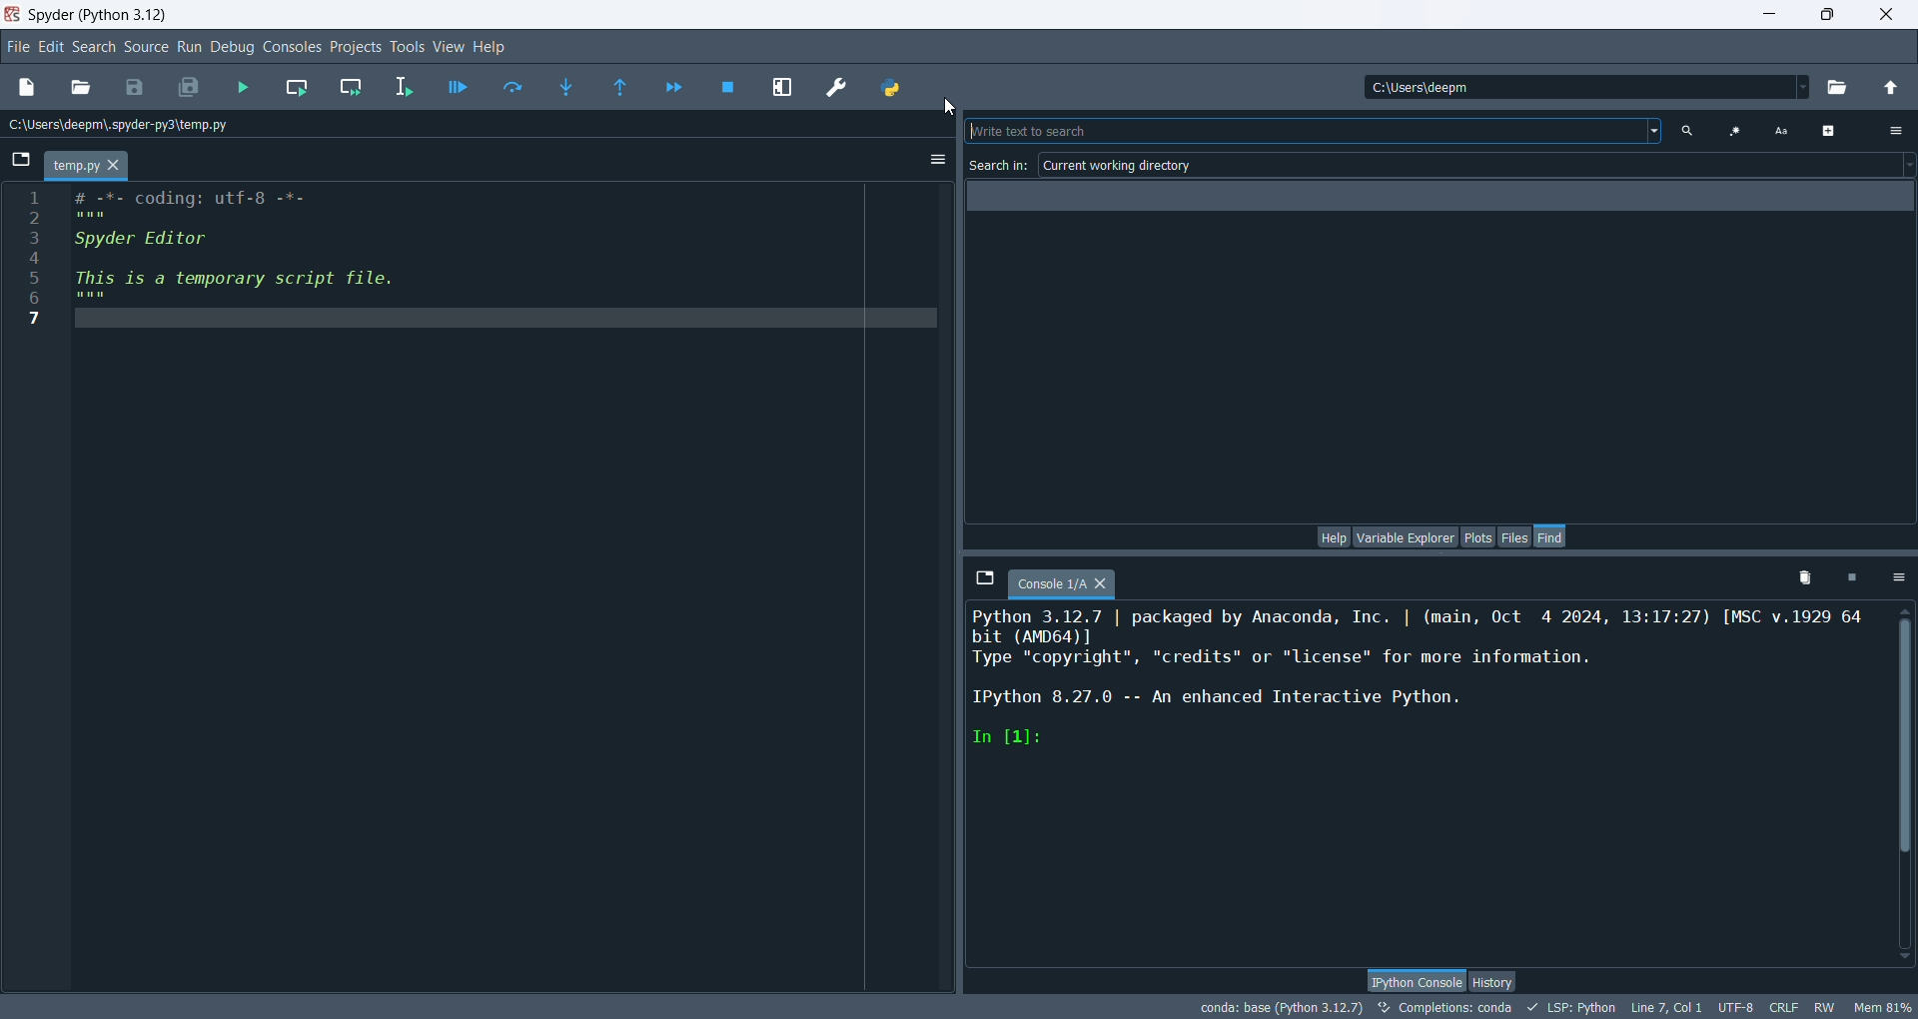  I want to click on step into function, so click(565, 87).